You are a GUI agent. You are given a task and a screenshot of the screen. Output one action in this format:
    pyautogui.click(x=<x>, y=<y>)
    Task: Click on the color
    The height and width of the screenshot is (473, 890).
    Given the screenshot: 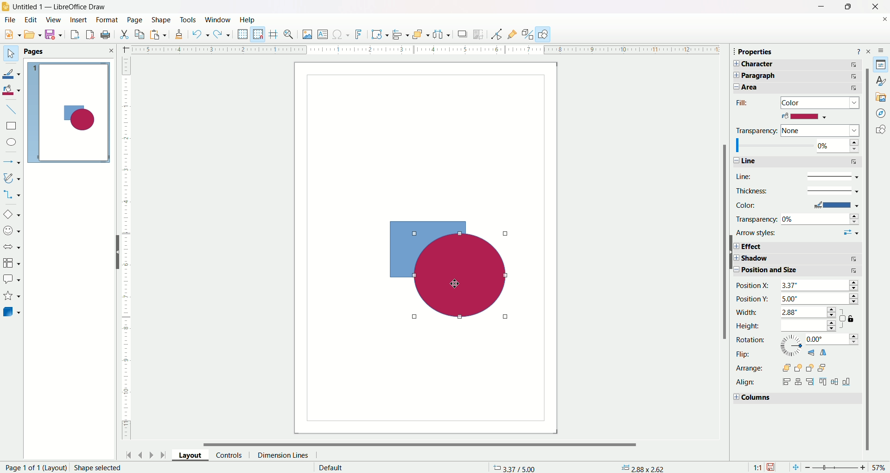 What is the action you would take?
    pyautogui.click(x=796, y=205)
    